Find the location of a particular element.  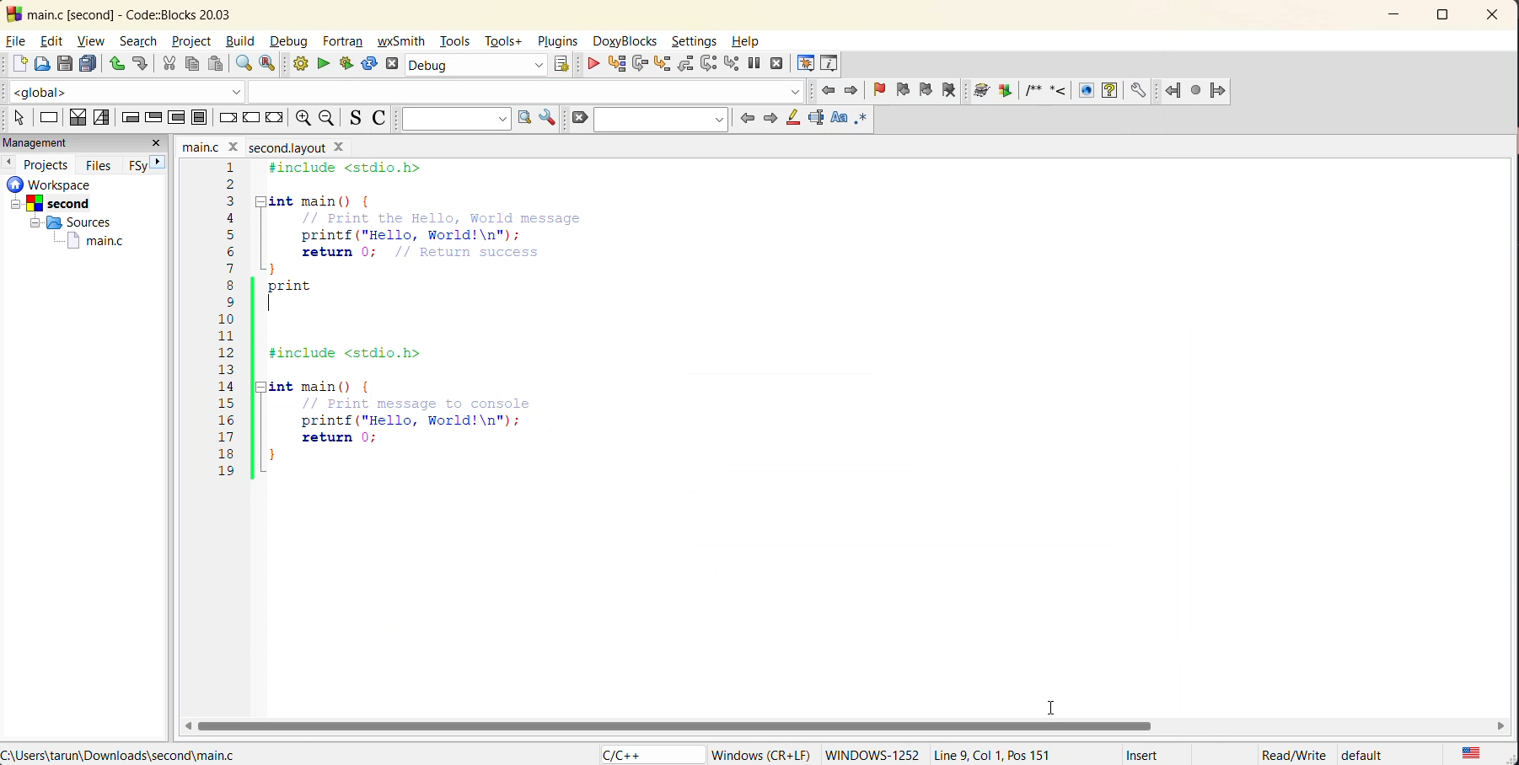

next instruction is located at coordinates (711, 65).